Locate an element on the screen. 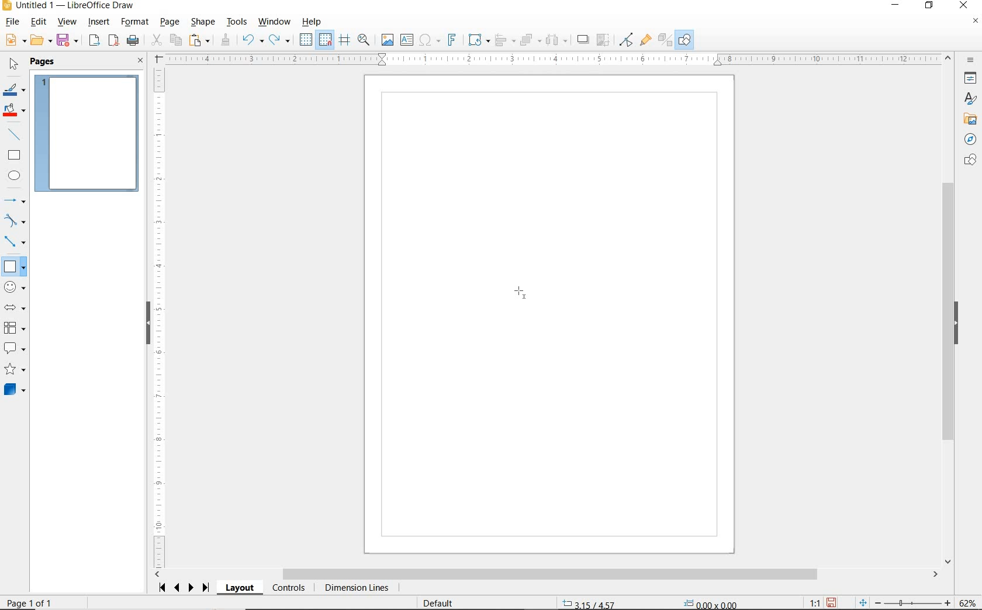 The width and height of the screenshot is (982, 610). SELECT AT LEAST THREE OBJECTS TO DISTRIBUTE is located at coordinates (557, 40).